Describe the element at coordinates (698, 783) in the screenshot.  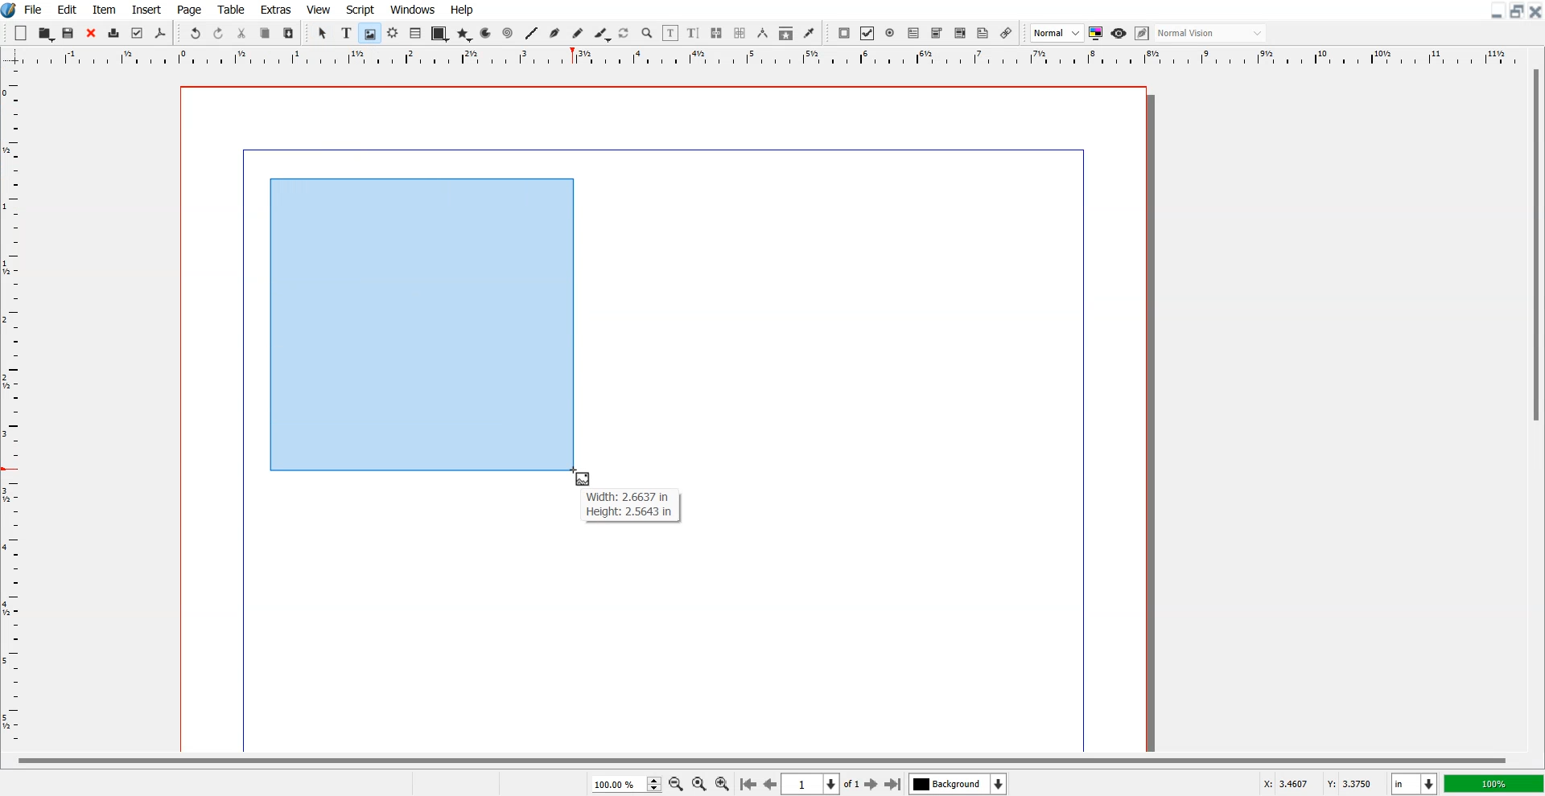
I see `Zoom to 100%` at that location.